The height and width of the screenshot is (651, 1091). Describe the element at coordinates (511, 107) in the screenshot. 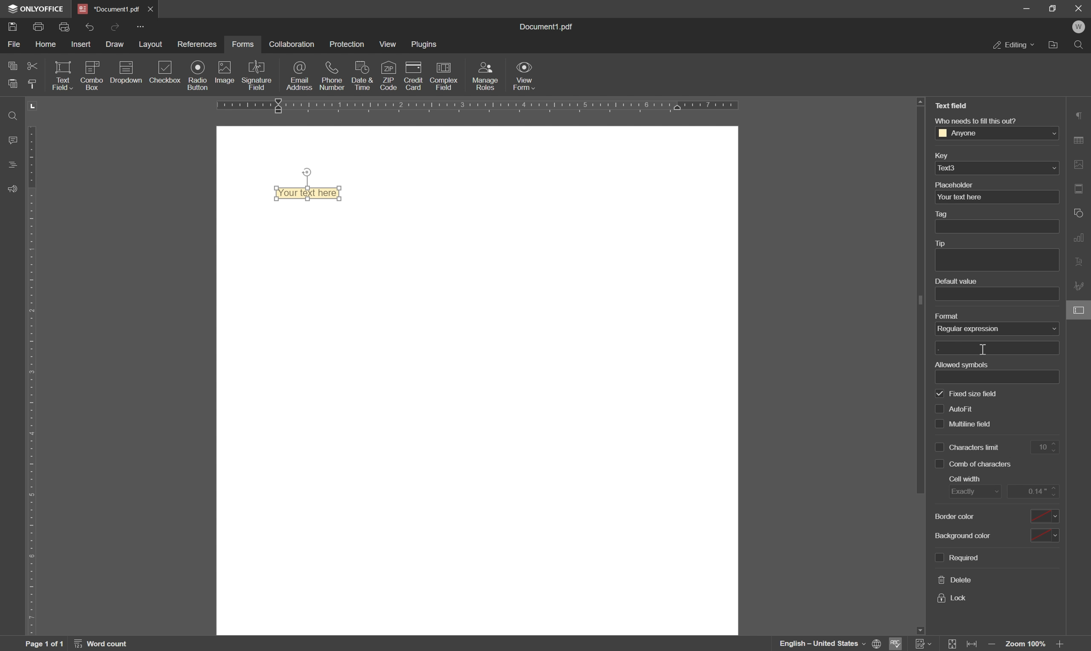

I see `ruler` at that location.